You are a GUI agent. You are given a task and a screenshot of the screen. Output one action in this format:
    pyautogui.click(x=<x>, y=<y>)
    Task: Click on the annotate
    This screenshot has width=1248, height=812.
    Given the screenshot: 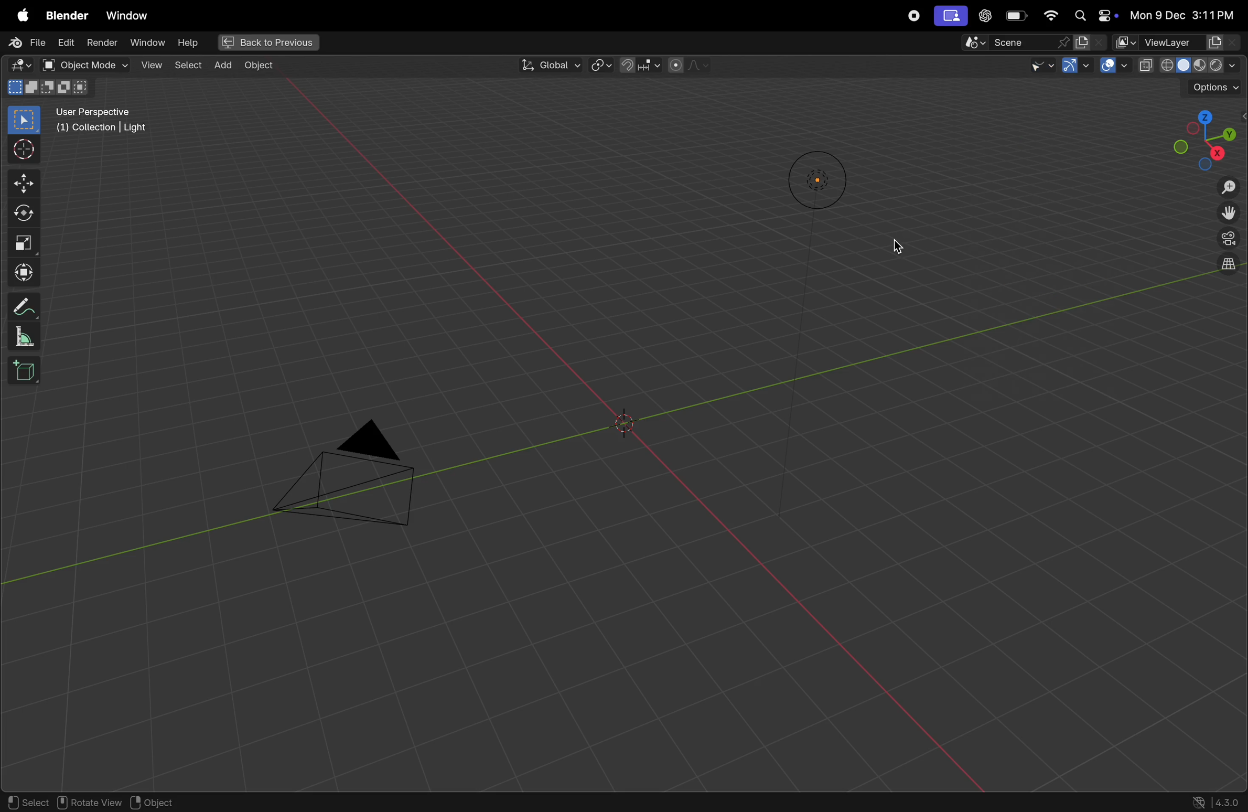 What is the action you would take?
    pyautogui.click(x=25, y=306)
    